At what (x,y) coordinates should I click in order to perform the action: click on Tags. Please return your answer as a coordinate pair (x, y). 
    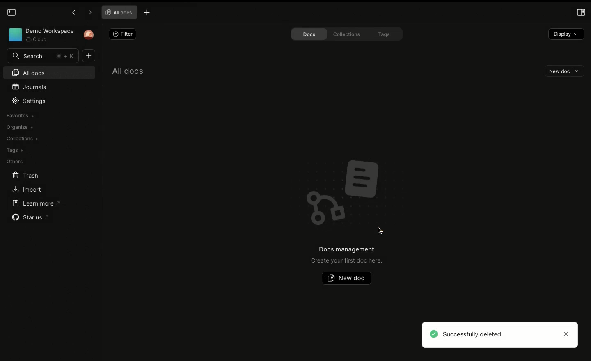
    Looking at the image, I should click on (388, 34).